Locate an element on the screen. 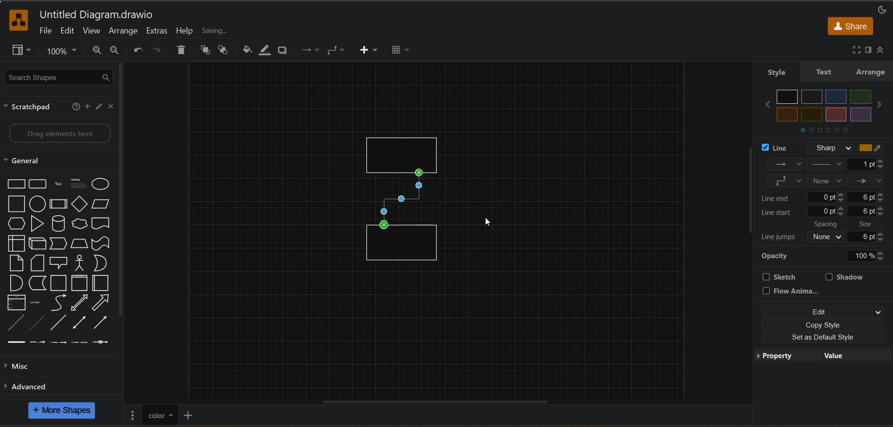  slide indicator is located at coordinates (825, 132).